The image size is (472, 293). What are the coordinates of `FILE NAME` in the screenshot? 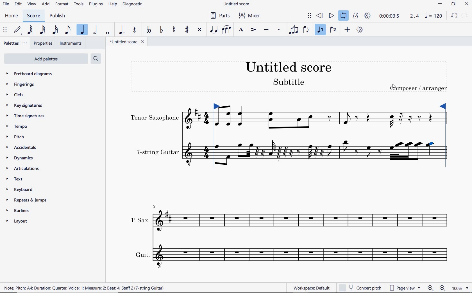 It's located at (128, 42).